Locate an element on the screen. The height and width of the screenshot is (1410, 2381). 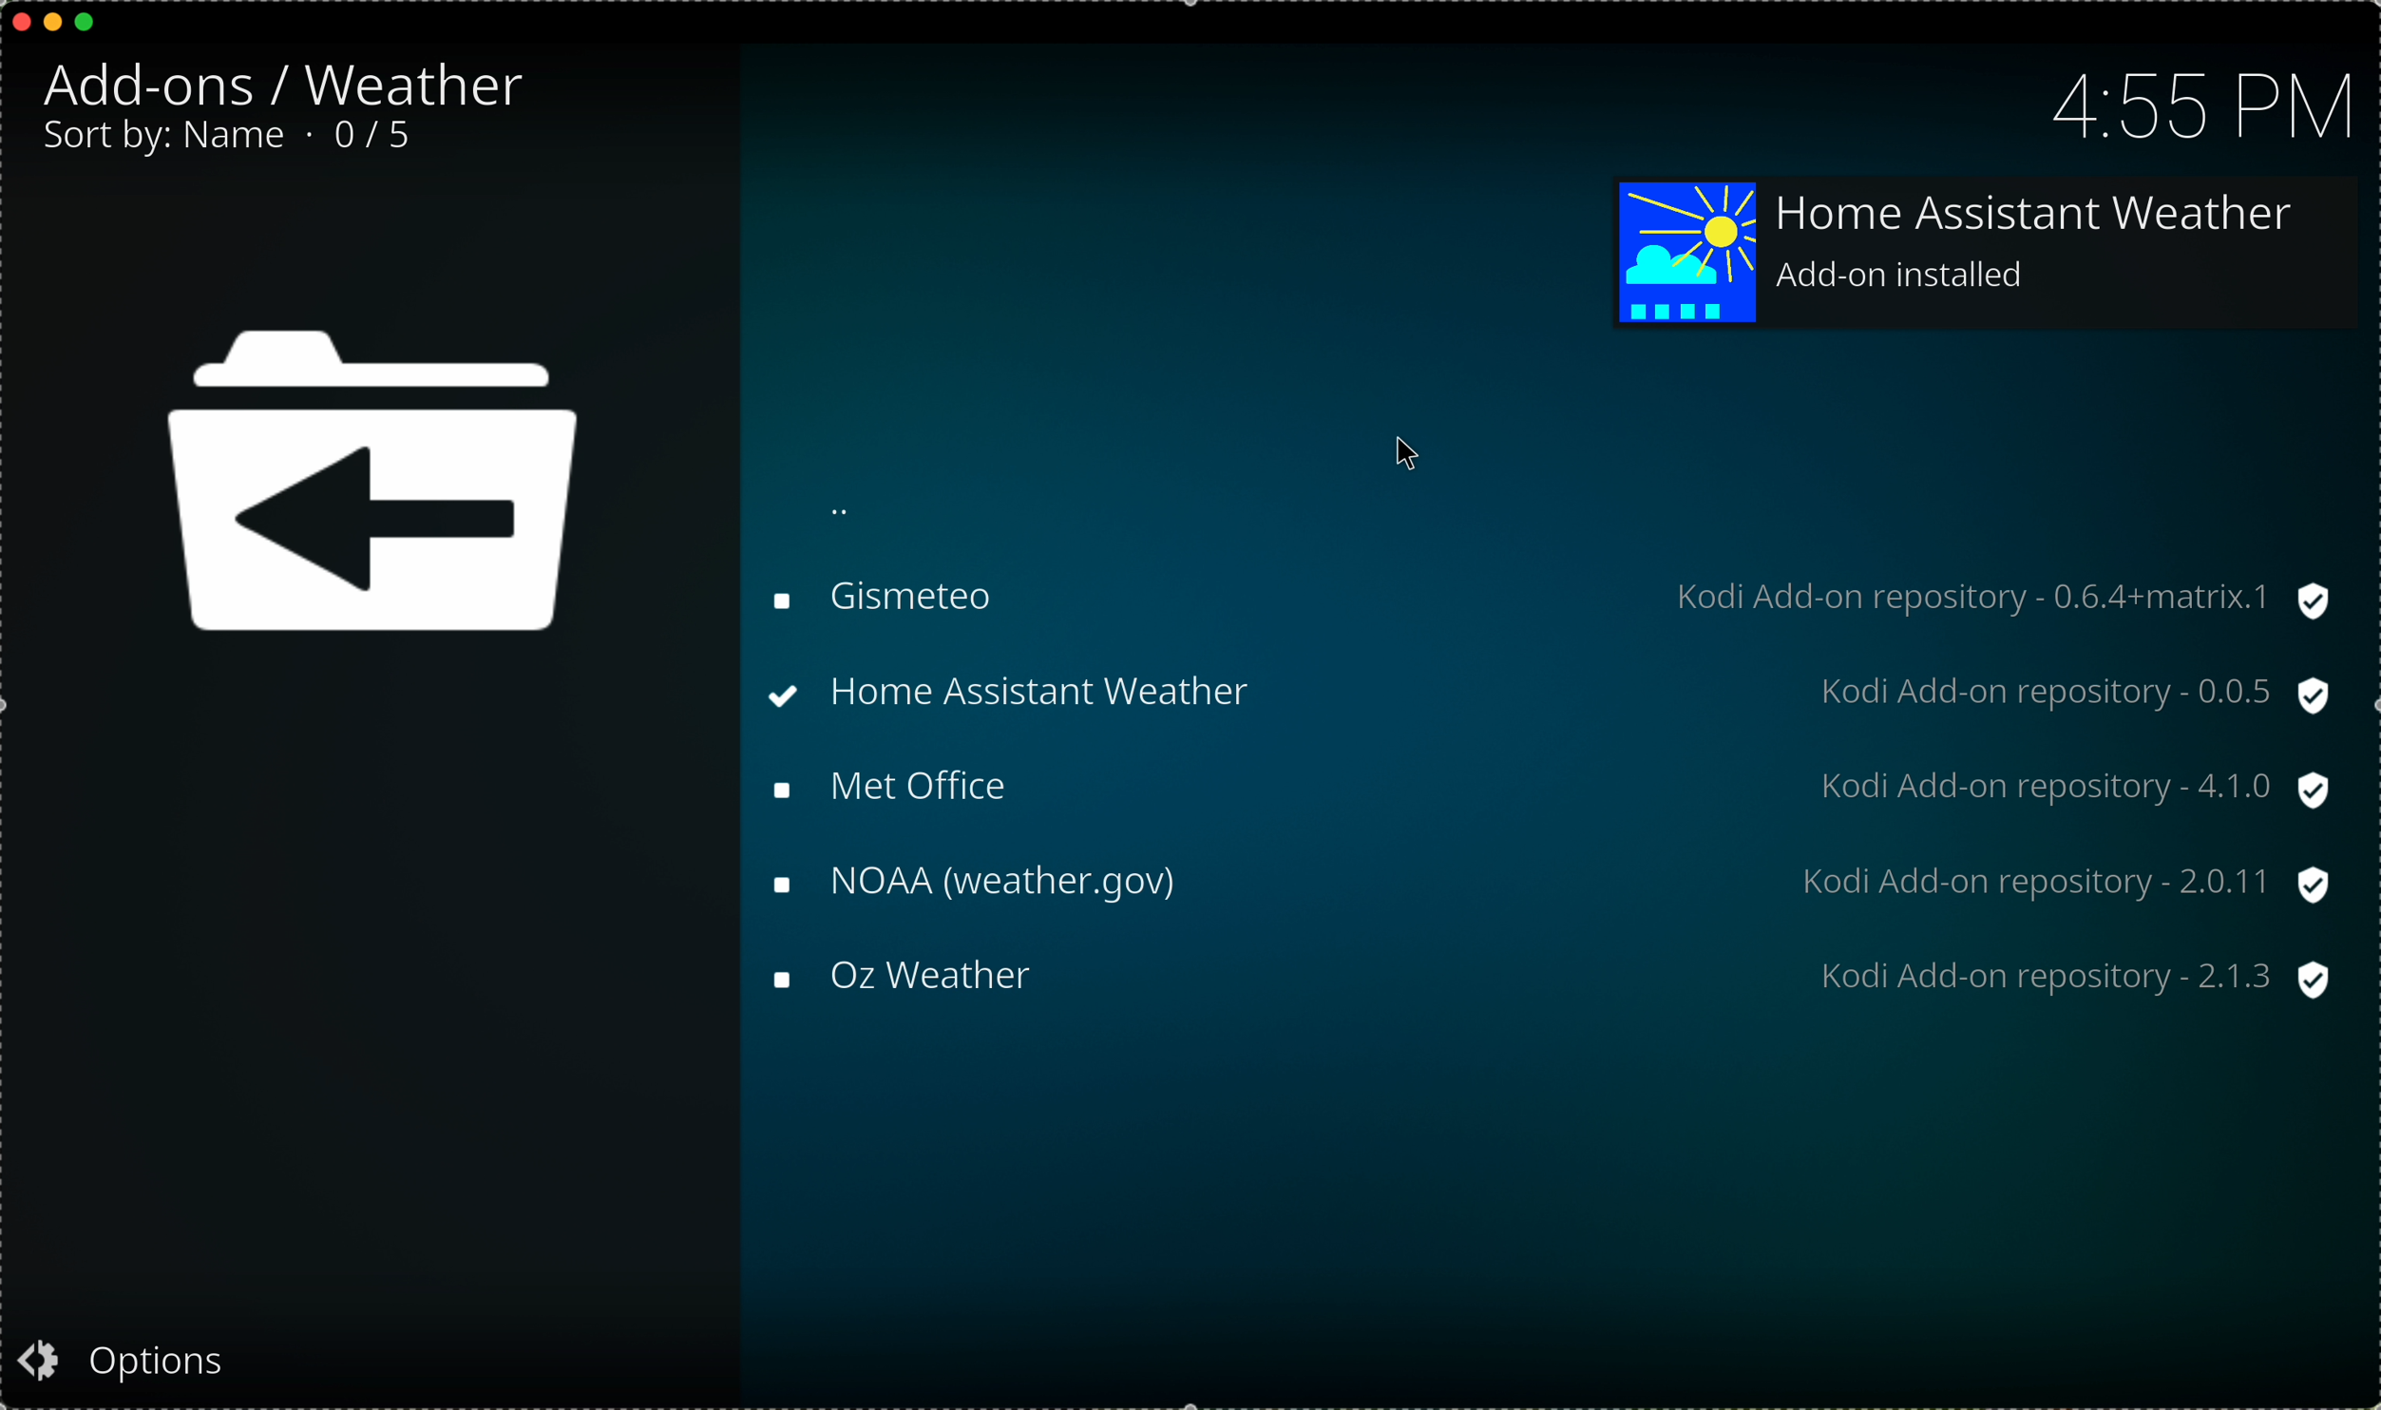
add-on installed is located at coordinates (1991, 251).